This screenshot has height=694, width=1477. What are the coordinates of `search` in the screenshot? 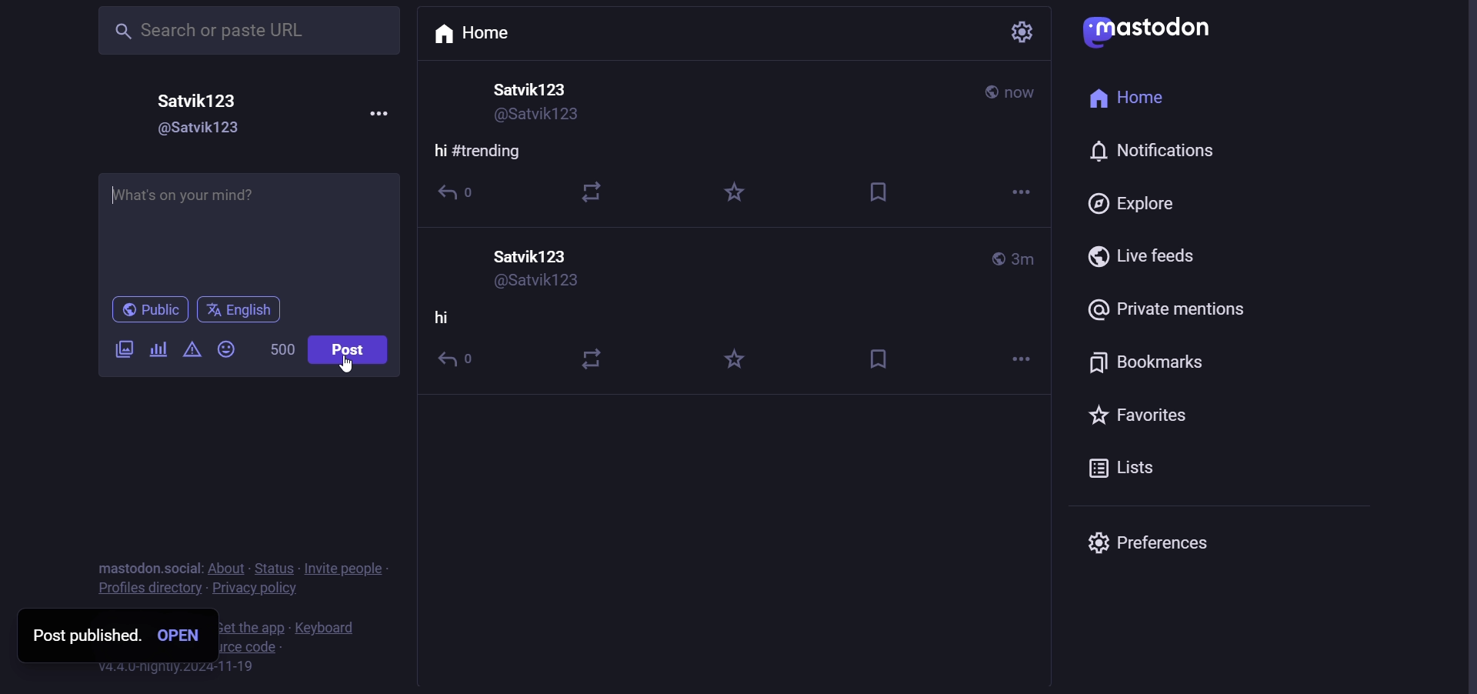 It's located at (245, 32).